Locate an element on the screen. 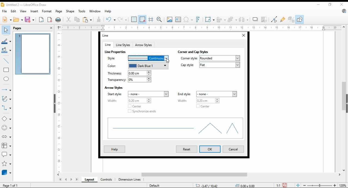 This screenshot has height=188, width=348. corner cap style is located at coordinates (195, 52).